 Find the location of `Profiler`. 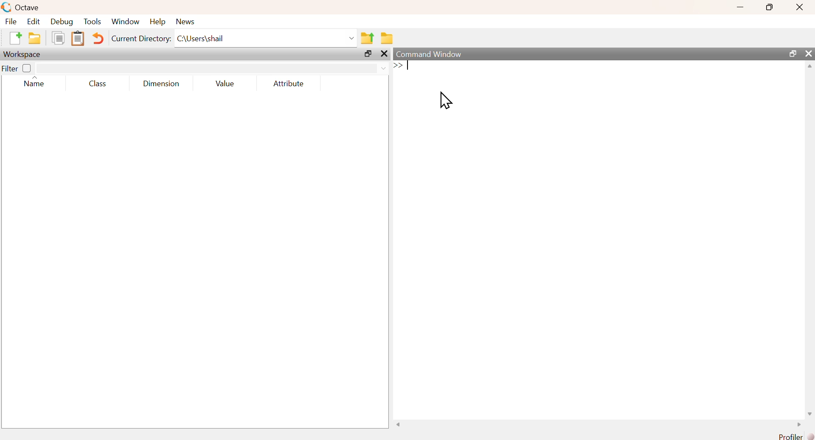

Profiler is located at coordinates (794, 436).